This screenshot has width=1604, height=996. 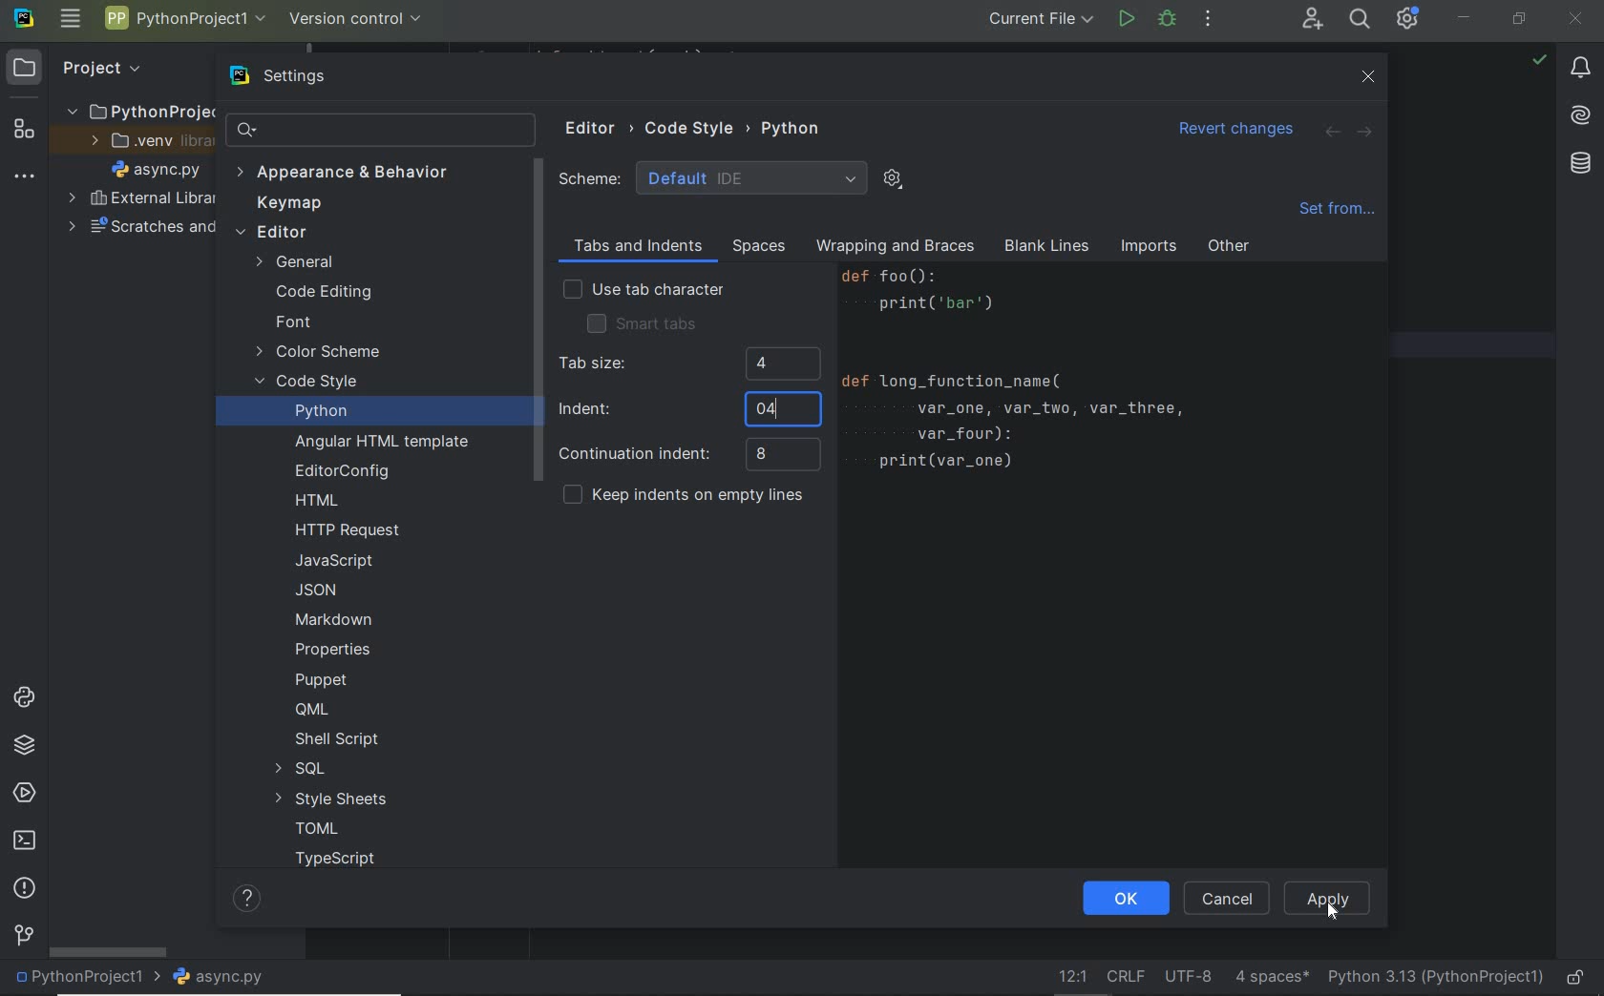 I want to click on wrapping and braces, so click(x=893, y=248).